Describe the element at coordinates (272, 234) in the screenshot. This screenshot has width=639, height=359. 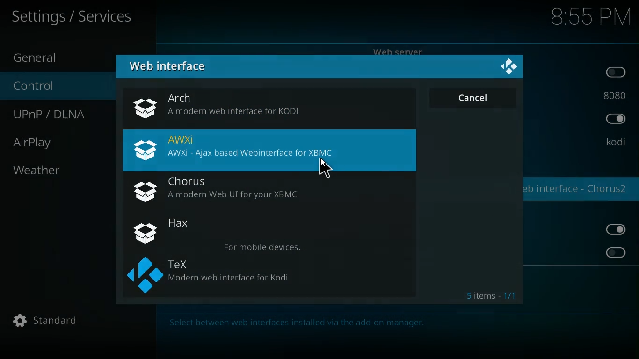
I see `hax` at that location.